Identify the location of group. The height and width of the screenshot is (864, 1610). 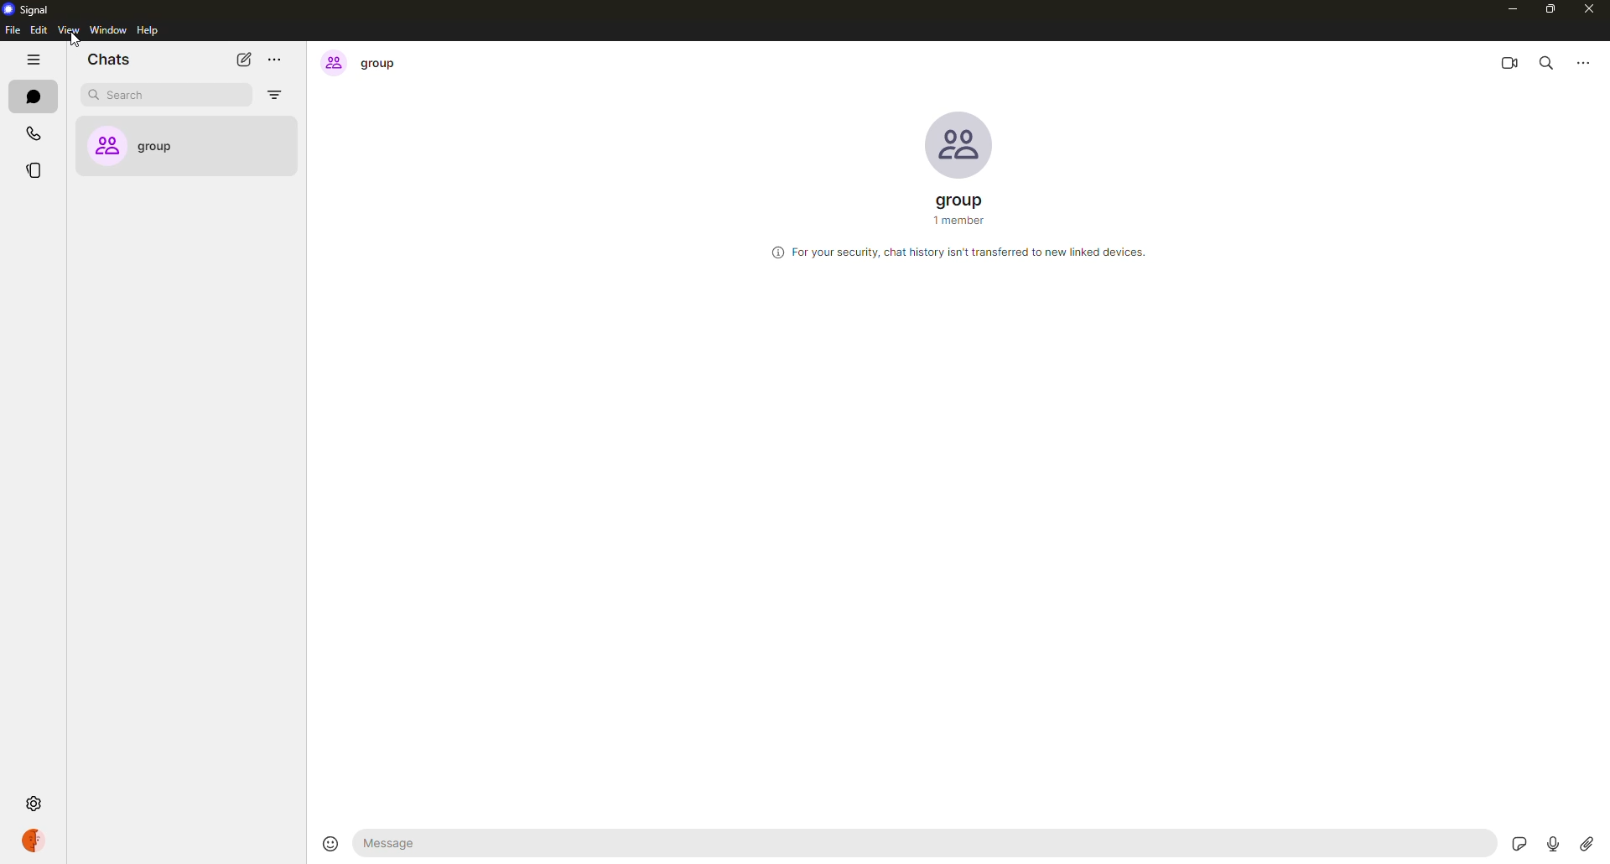
(958, 207).